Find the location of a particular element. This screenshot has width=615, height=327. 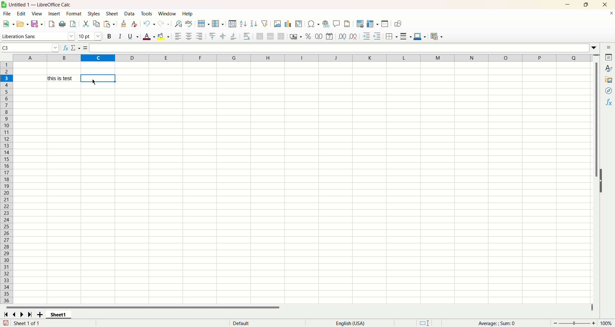

clear formatting is located at coordinates (135, 24).